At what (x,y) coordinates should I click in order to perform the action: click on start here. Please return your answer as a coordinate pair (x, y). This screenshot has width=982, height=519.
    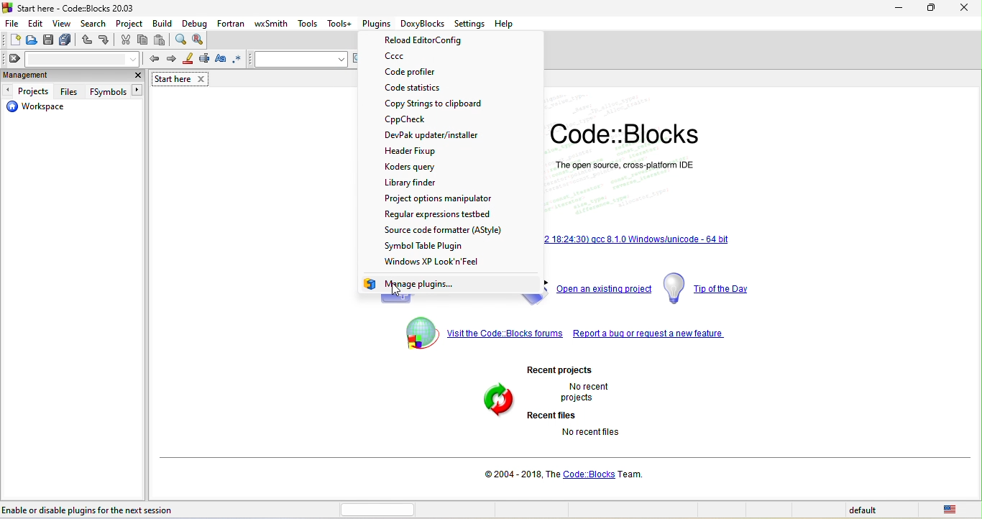
    Looking at the image, I should click on (183, 79).